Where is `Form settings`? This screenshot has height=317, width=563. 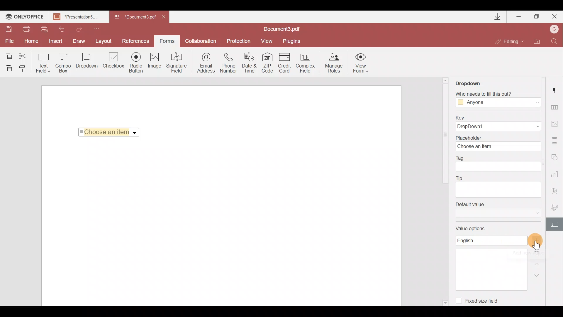 Form settings is located at coordinates (555, 224).